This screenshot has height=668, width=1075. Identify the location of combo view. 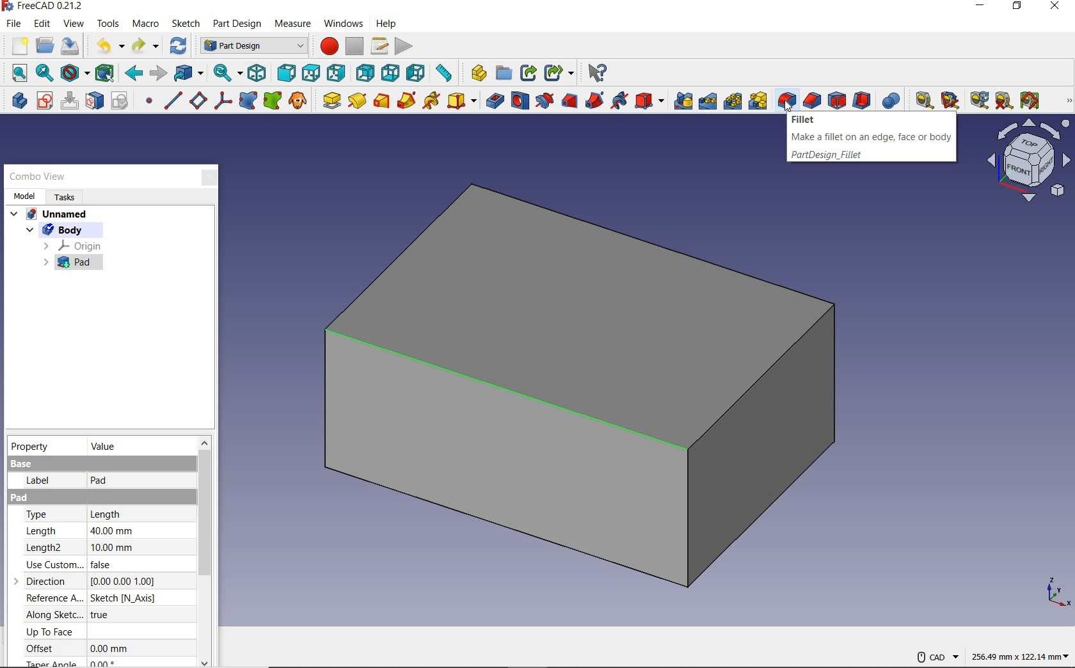
(37, 176).